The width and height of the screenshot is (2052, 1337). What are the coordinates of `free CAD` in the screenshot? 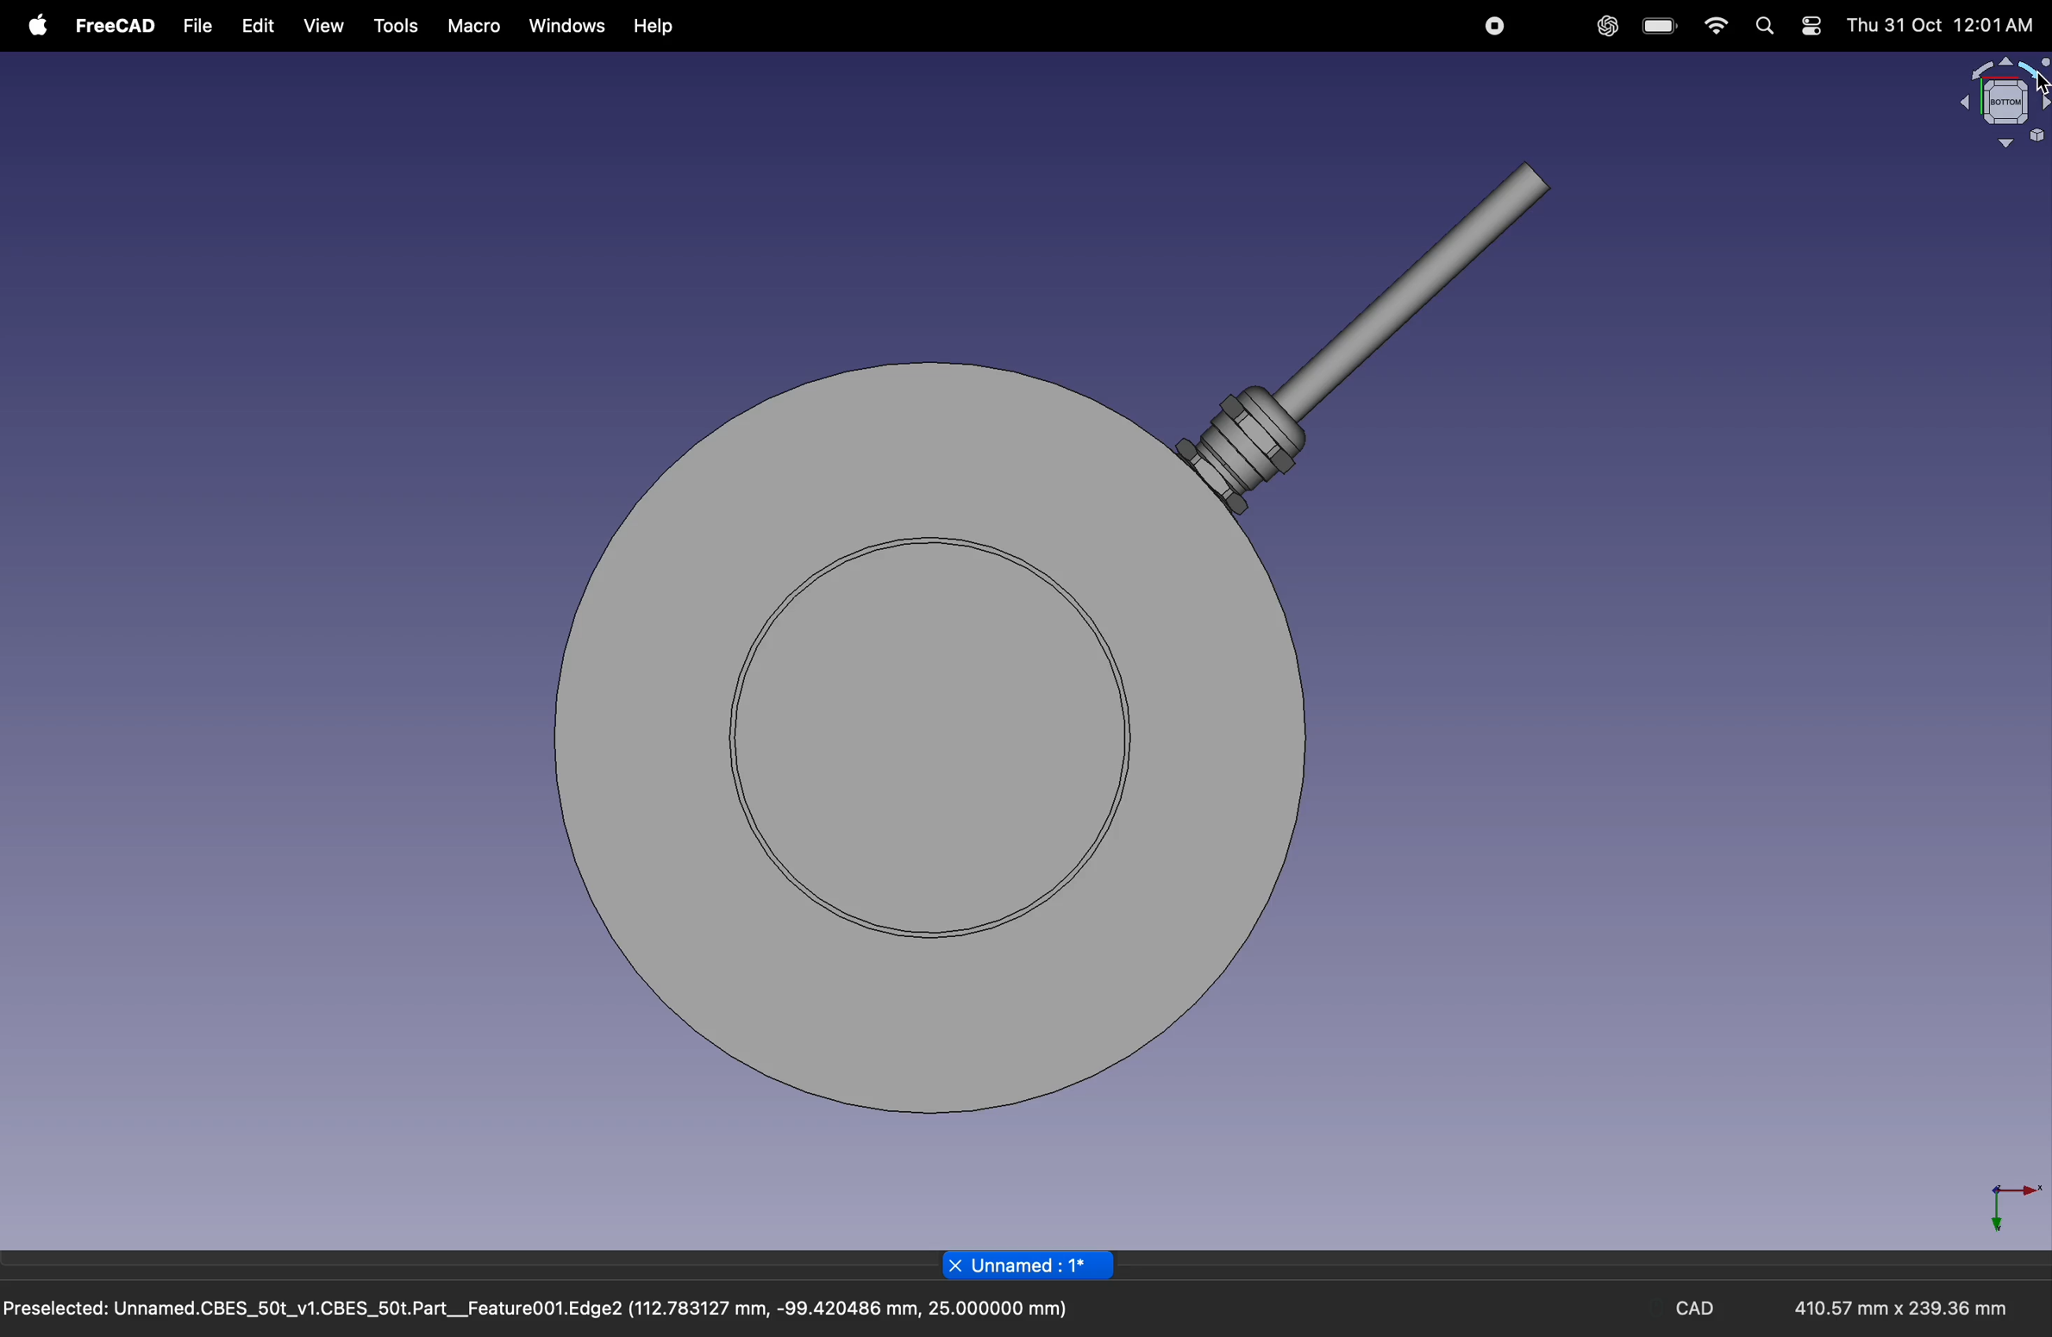 It's located at (115, 23).